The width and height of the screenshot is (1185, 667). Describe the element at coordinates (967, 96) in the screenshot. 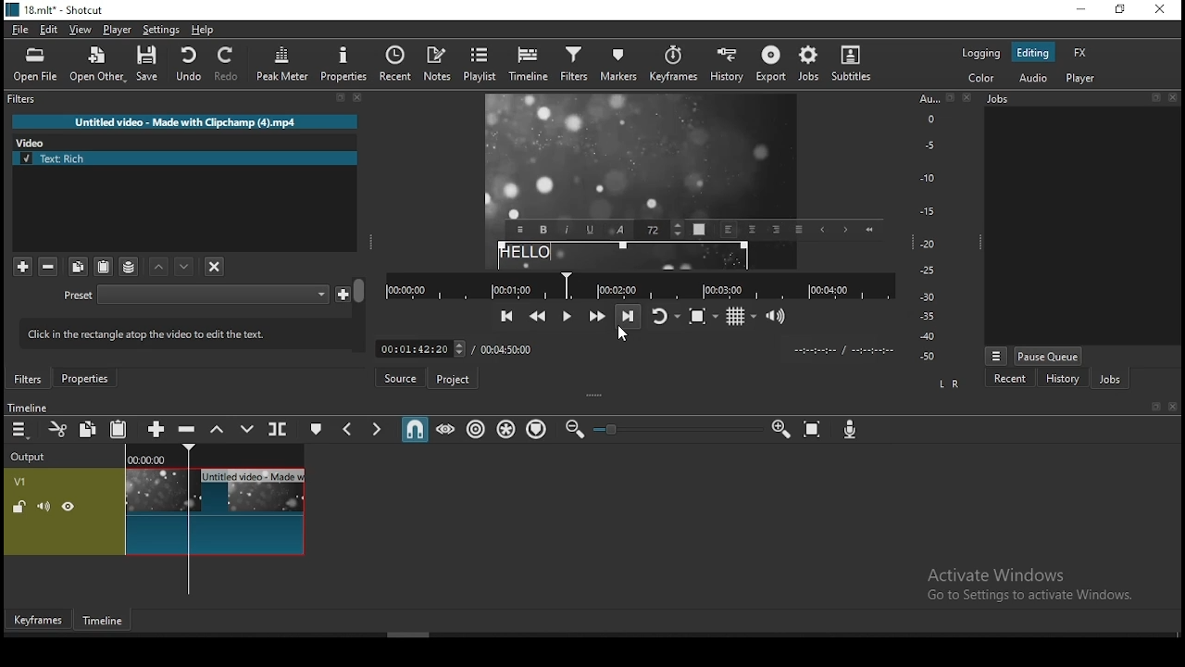

I see `Close` at that location.